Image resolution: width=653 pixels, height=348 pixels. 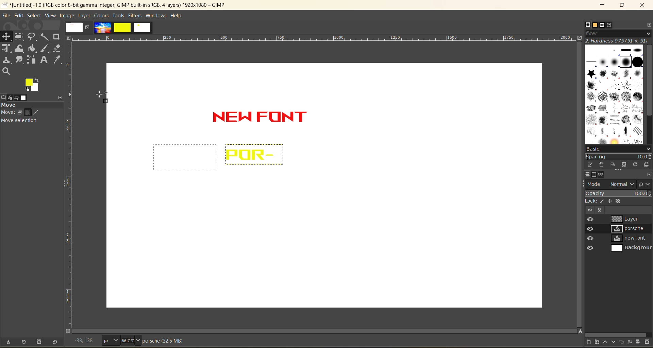 What do you see at coordinates (583, 24) in the screenshot?
I see `brushes` at bounding box center [583, 24].